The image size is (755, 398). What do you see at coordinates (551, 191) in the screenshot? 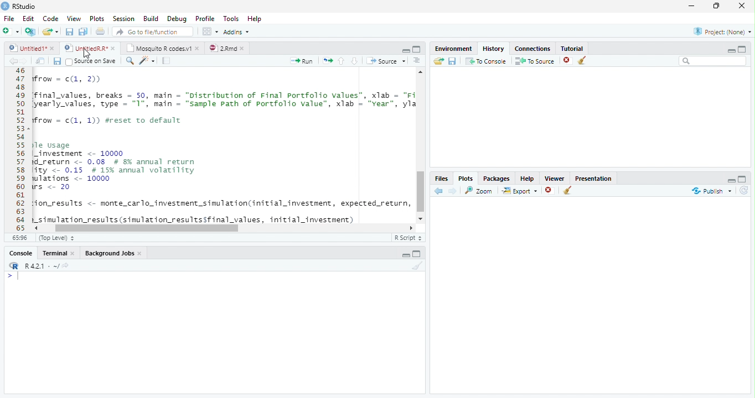
I see `Remove selected` at bounding box center [551, 191].